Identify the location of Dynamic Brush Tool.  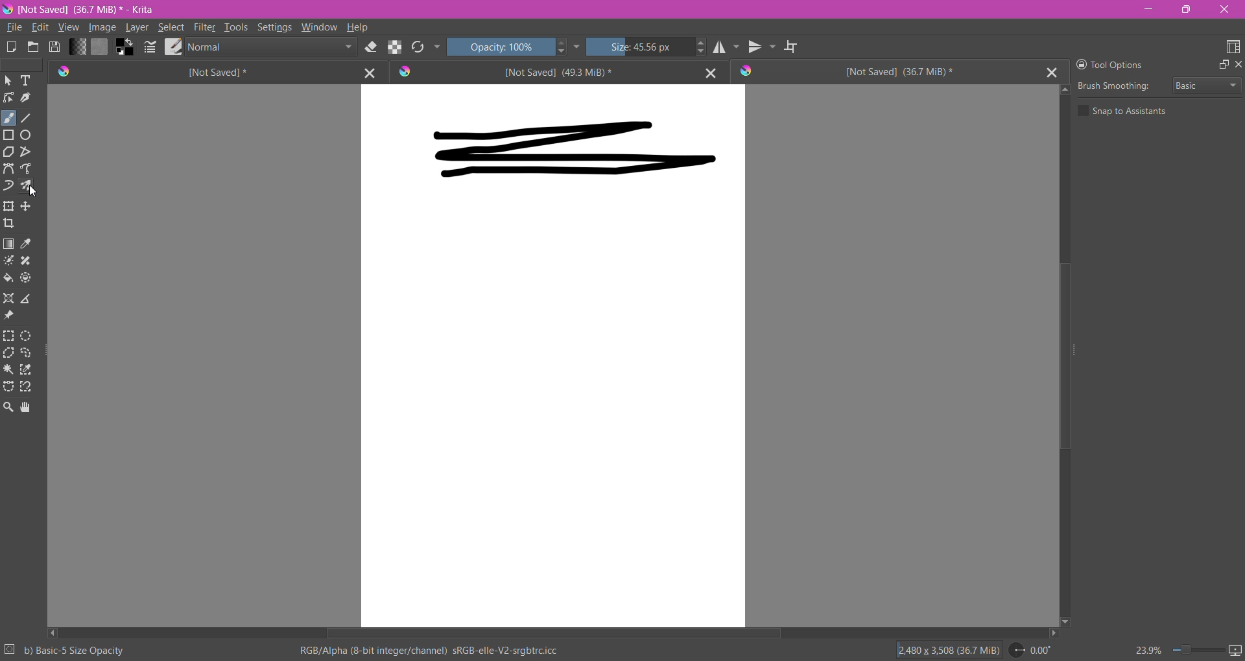
(8, 185).